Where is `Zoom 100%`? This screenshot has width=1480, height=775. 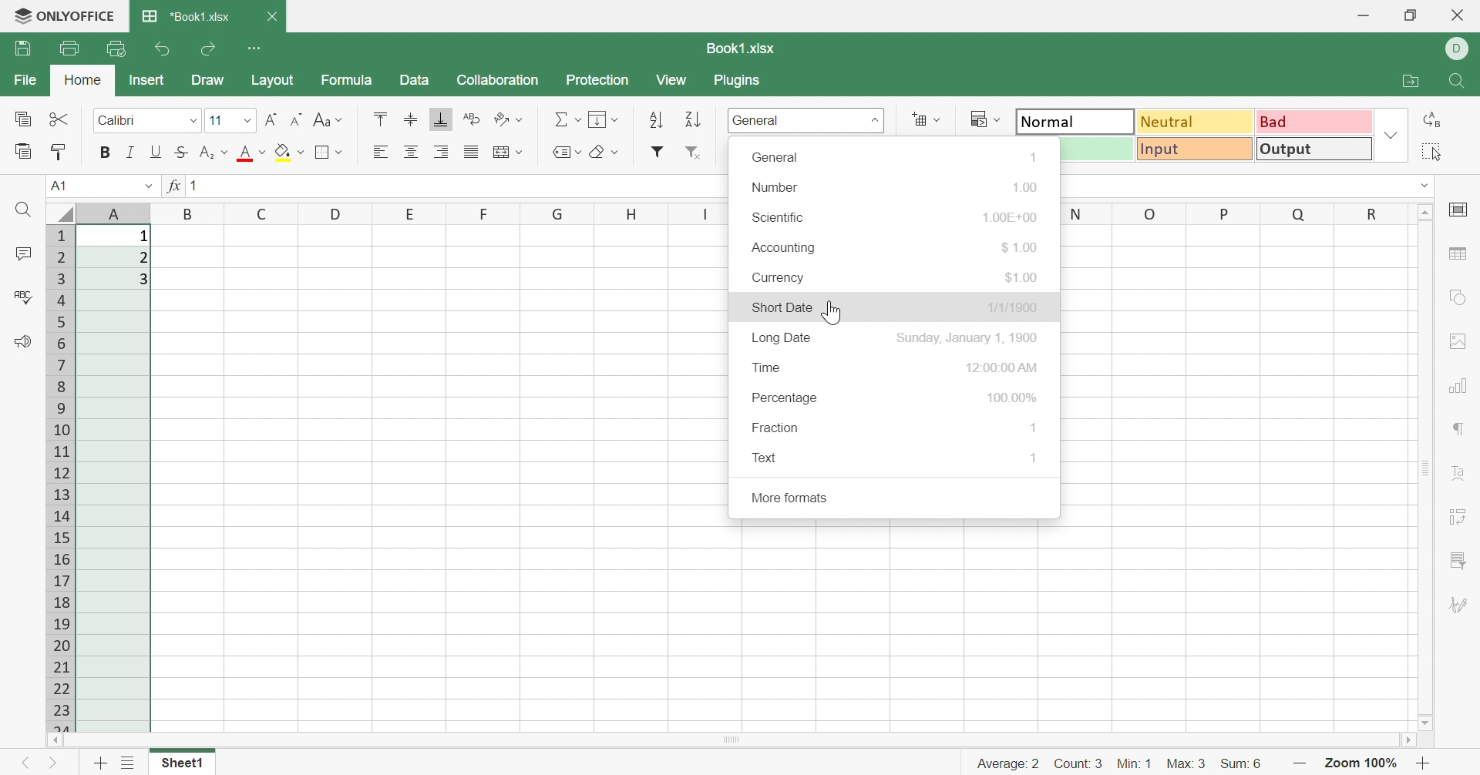 Zoom 100% is located at coordinates (1362, 765).